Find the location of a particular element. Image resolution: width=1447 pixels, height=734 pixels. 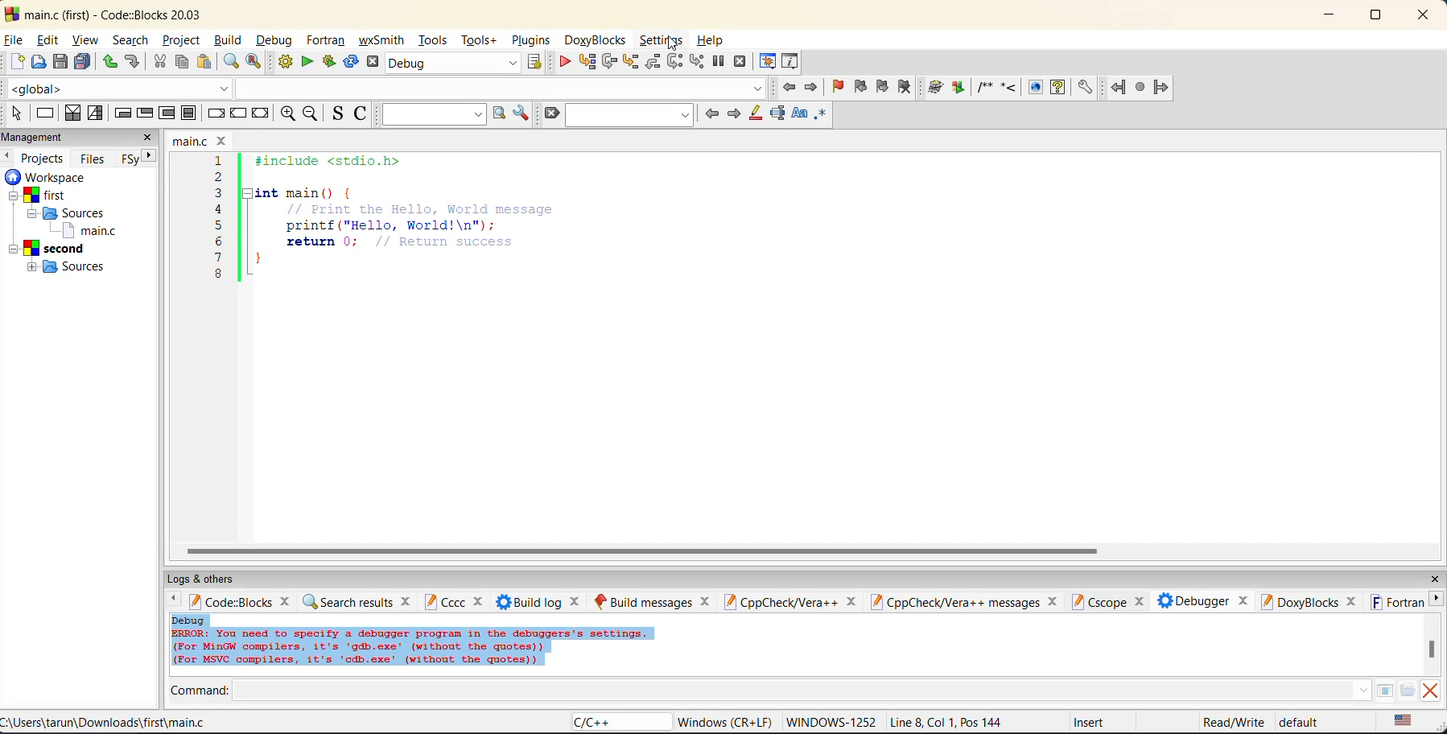

return is located at coordinates (263, 113).